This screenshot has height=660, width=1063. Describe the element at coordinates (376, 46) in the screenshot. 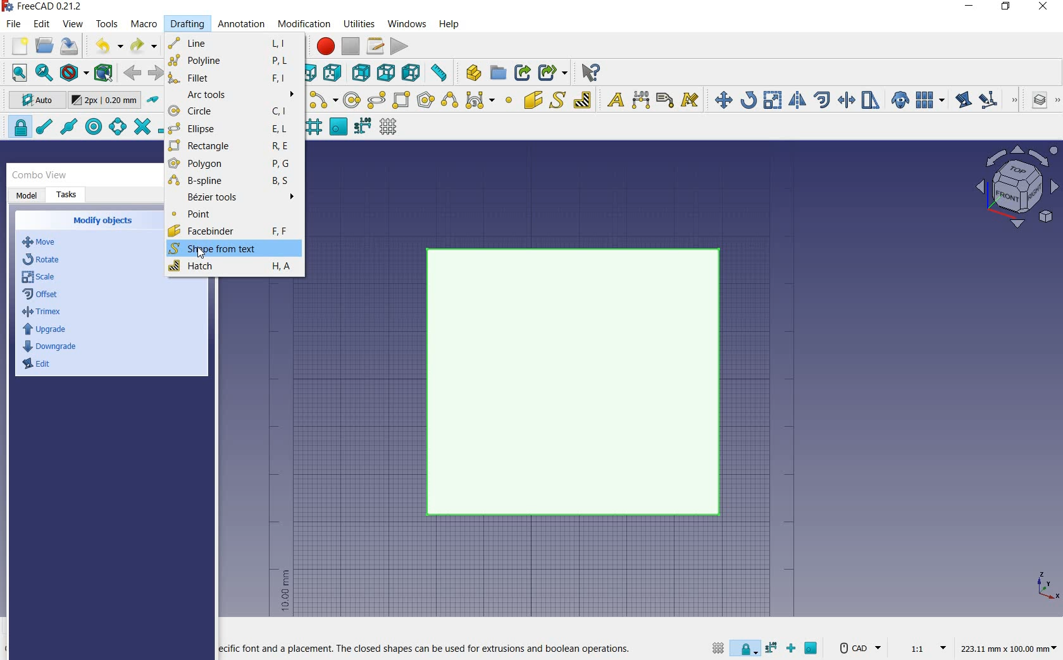

I see `macros` at that location.